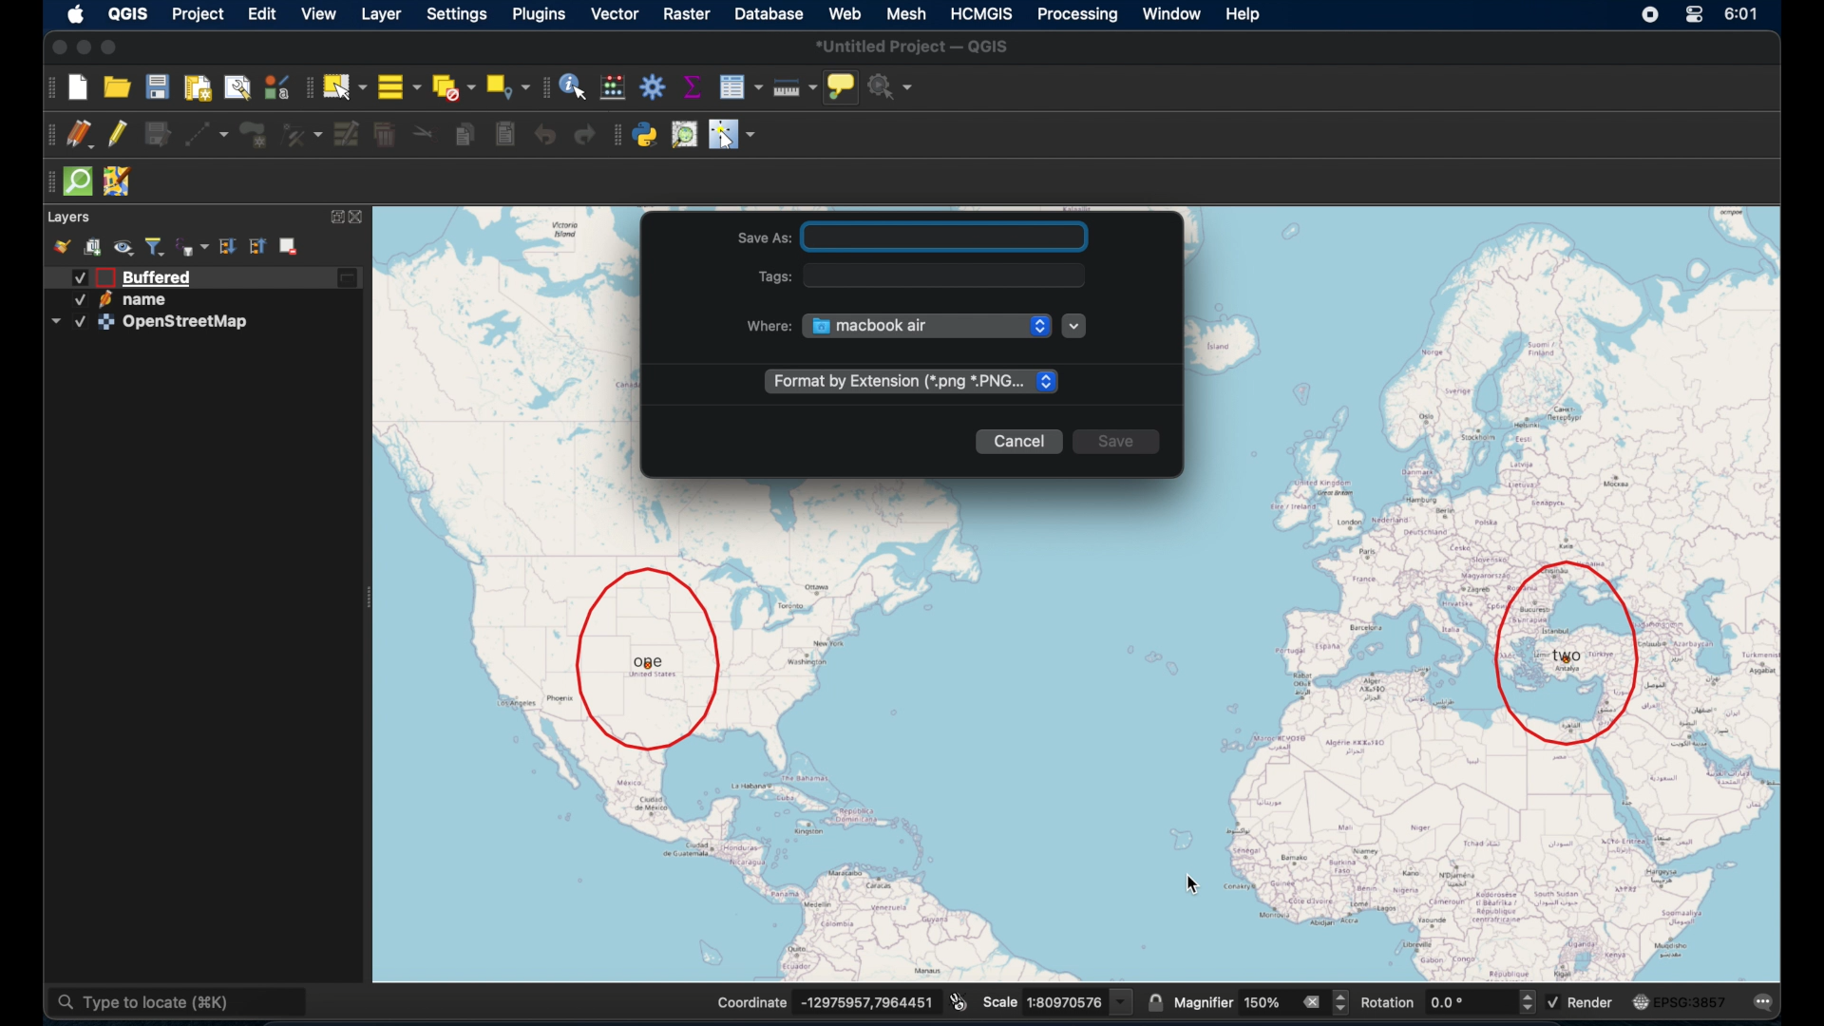 The width and height of the screenshot is (1824, 1026). I want to click on location one, so click(646, 655).